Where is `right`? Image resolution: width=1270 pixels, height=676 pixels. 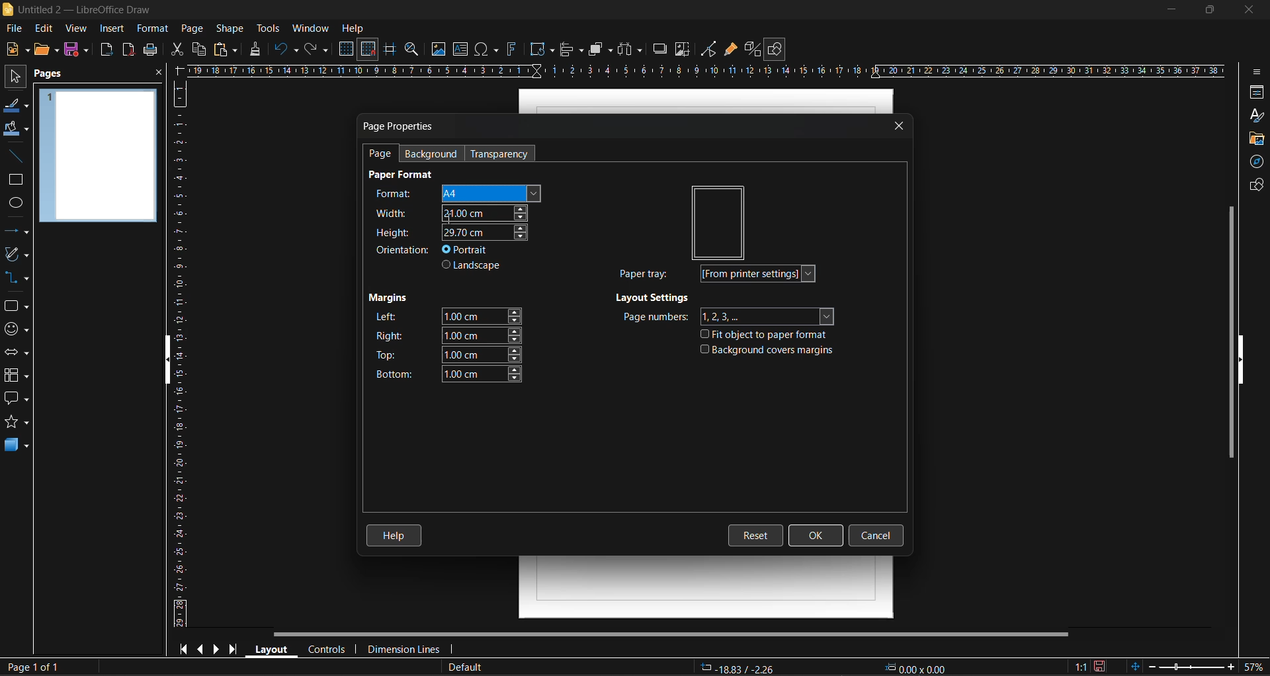 right is located at coordinates (448, 335).